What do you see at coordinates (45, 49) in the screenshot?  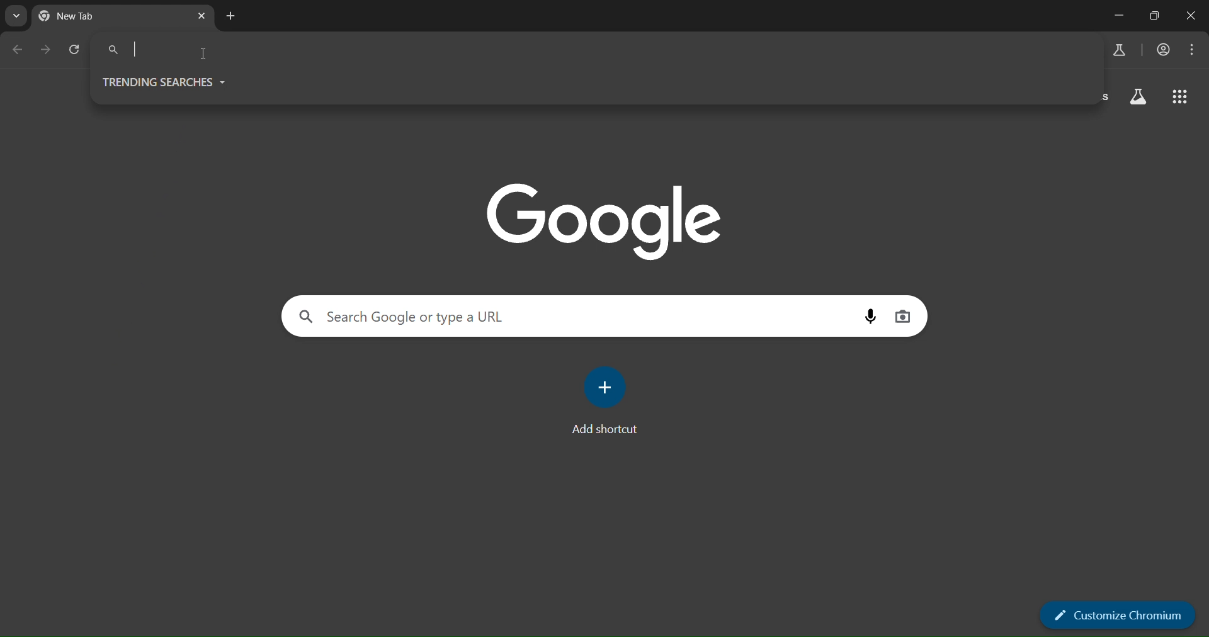 I see `go forward 1 page` at bounding box center [45, 49].